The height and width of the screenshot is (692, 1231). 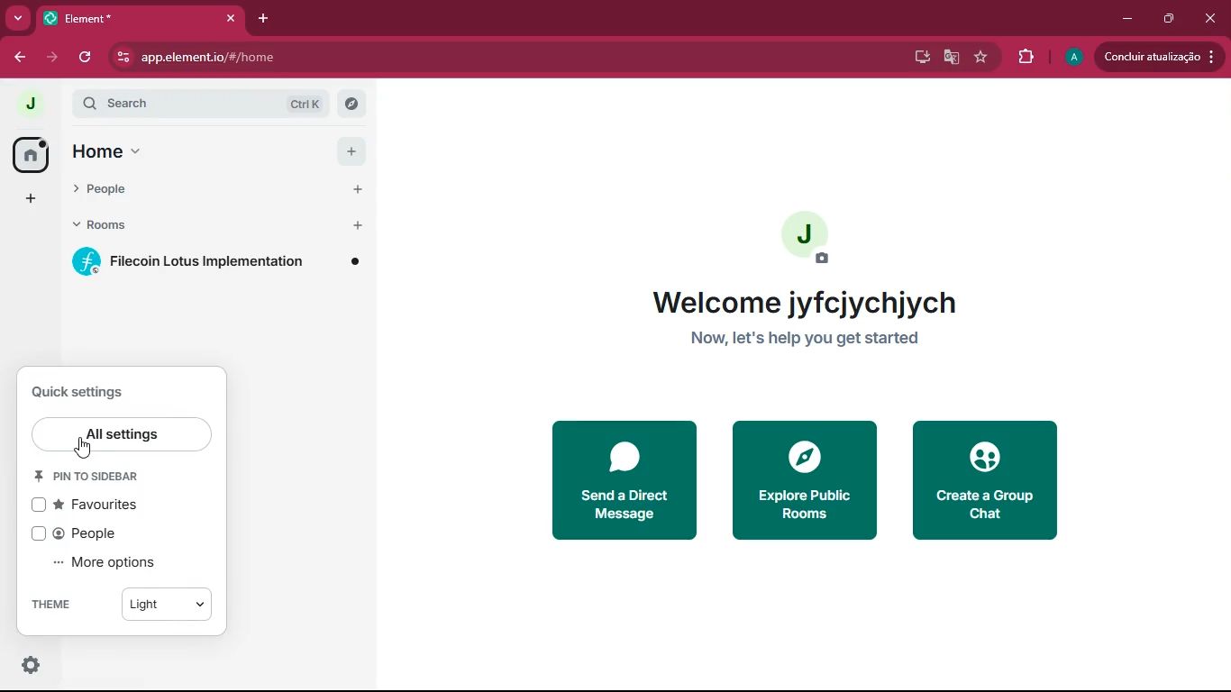 What do you see at coordinates (1165, 19) in the screenshot?
I see `maximize` at bounding box center [1165, 19].